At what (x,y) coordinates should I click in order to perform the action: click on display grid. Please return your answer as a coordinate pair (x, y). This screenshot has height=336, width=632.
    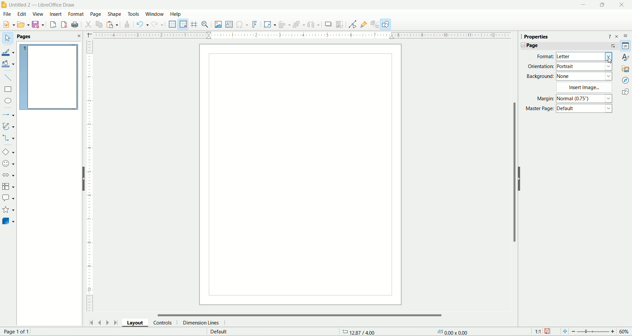
    Looking at the image, I should click on (172, 23).